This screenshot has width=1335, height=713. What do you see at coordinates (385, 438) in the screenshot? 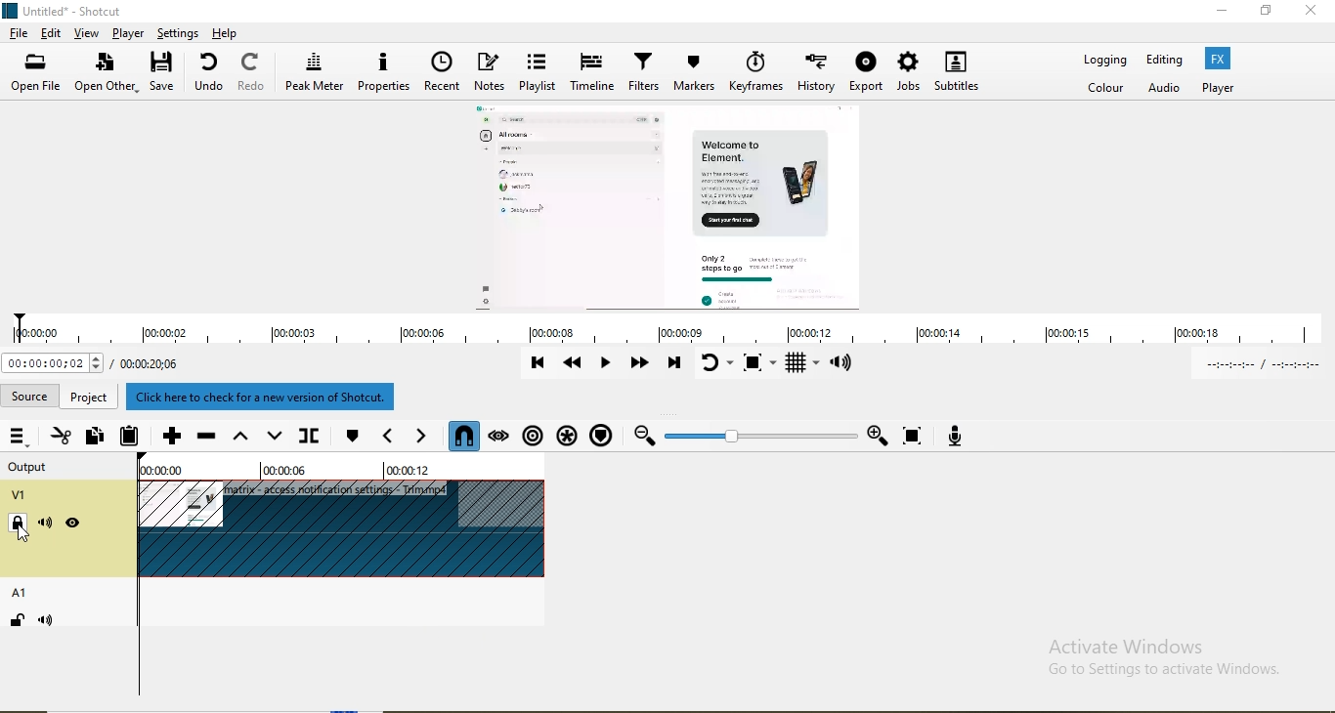
I see `Previous marker` at bounding box center [385, 438].